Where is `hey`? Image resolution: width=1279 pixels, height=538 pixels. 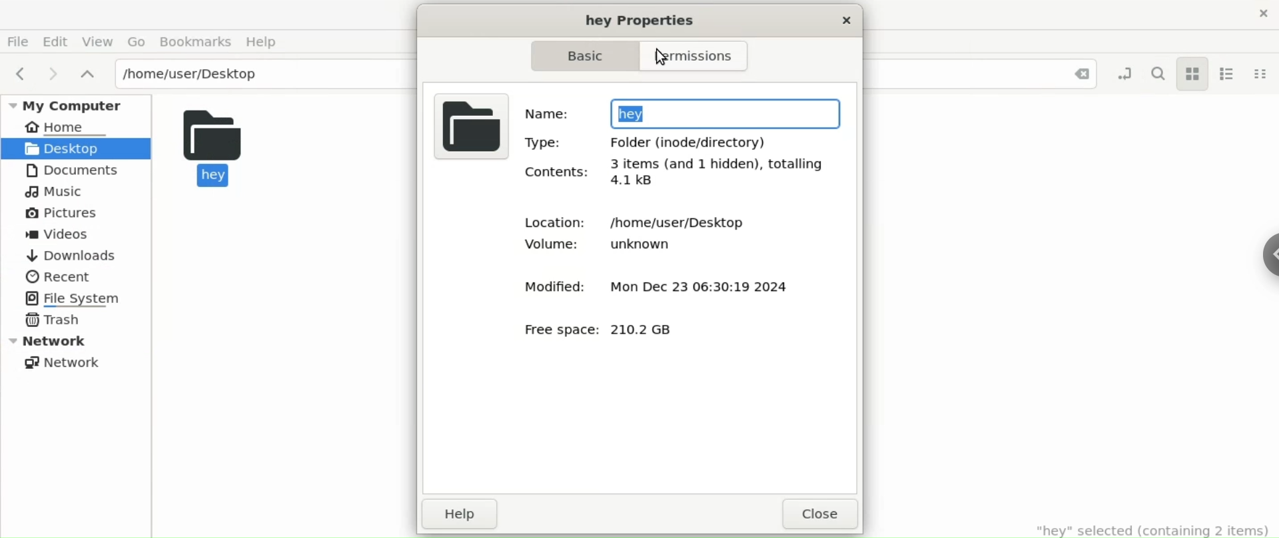 hey is located at coordinates (230, 150).